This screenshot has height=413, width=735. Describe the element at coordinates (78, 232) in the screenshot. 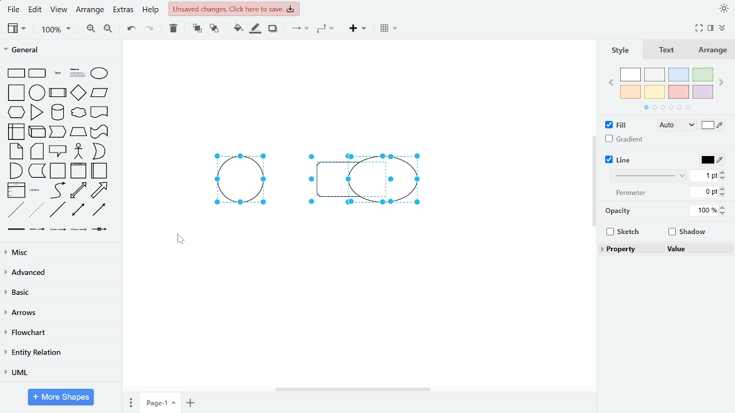

I see `Connector with 3 label` at that location.